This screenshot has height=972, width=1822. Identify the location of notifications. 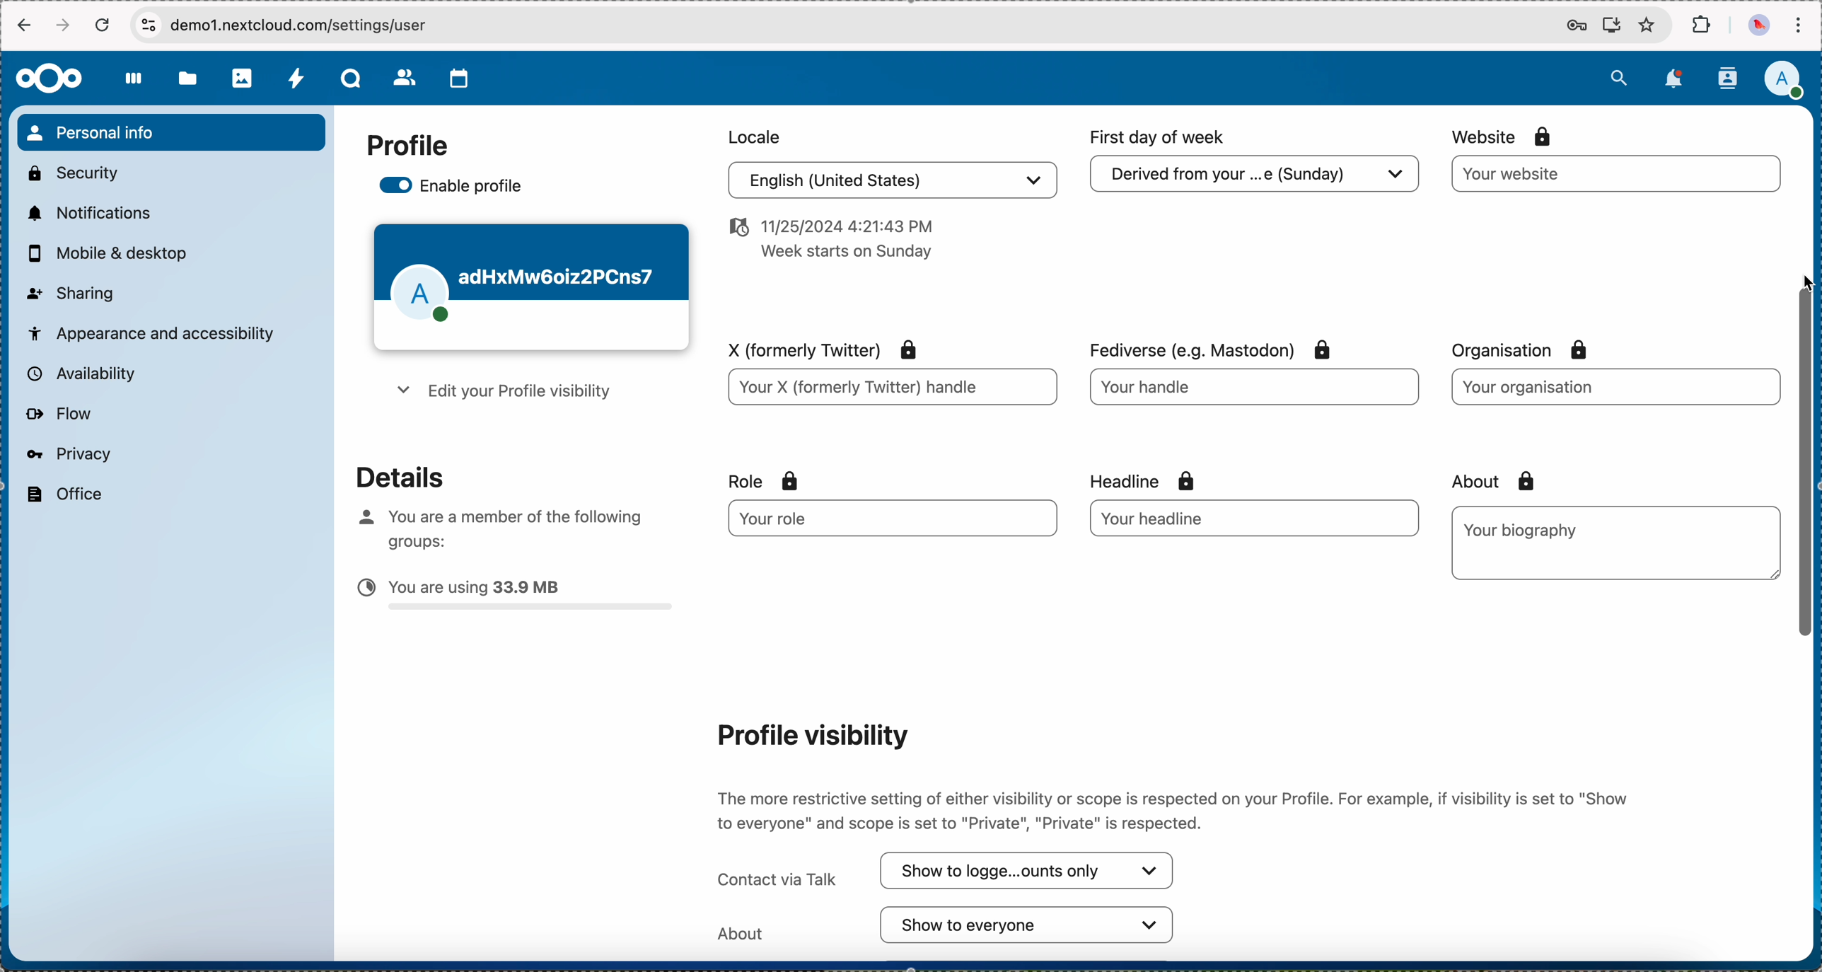
(86, 212).